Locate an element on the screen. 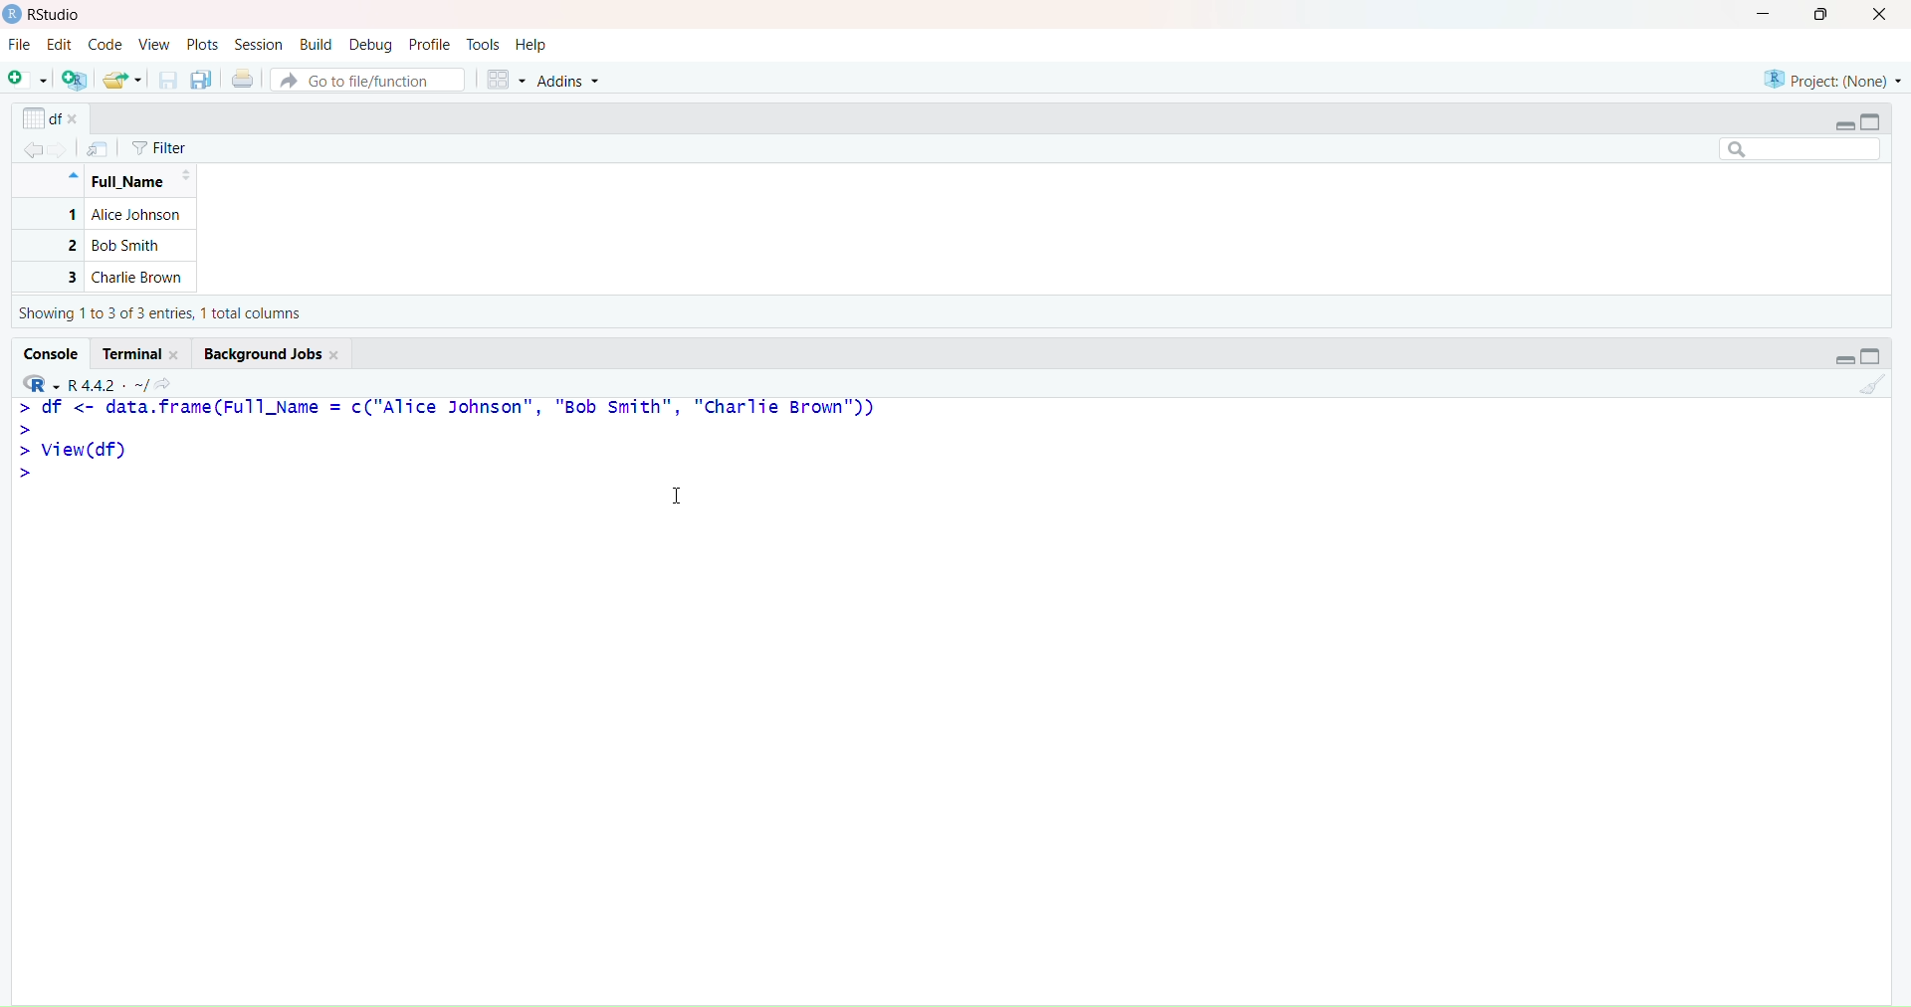 The width and height of the screenshot is (1911, 1007). Code is located at coordinates (106, 46).